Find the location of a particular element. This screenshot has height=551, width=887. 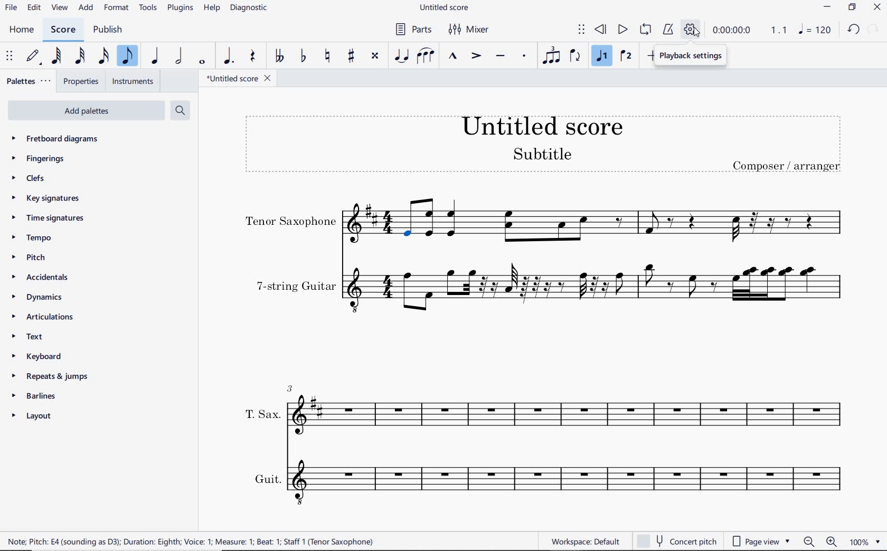

BARLINES is located at coordinates (35, 398).